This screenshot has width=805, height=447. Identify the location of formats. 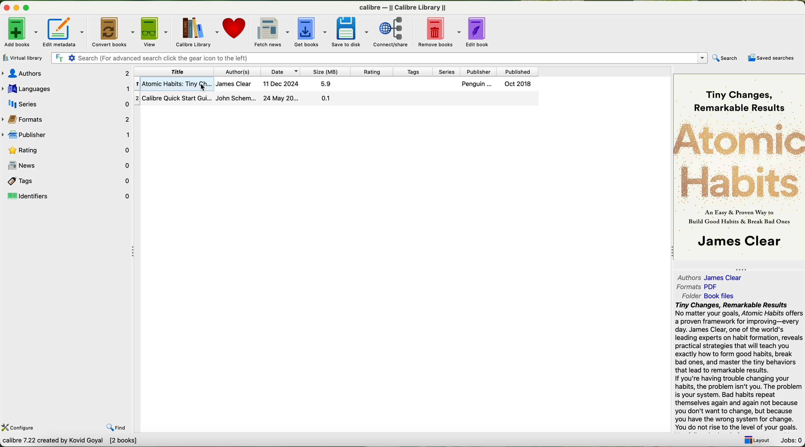
(698, 286).